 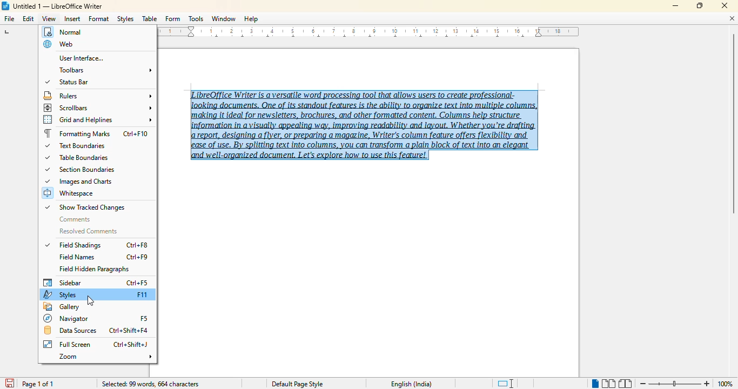 What do you see at coordinates (675, 382) in the screenshot?
I see `Change zoom level` at bounding box center [675, 382].